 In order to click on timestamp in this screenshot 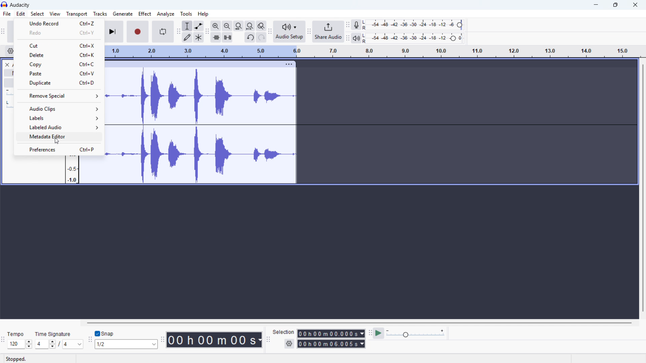, I will do `click(214, 339)`.